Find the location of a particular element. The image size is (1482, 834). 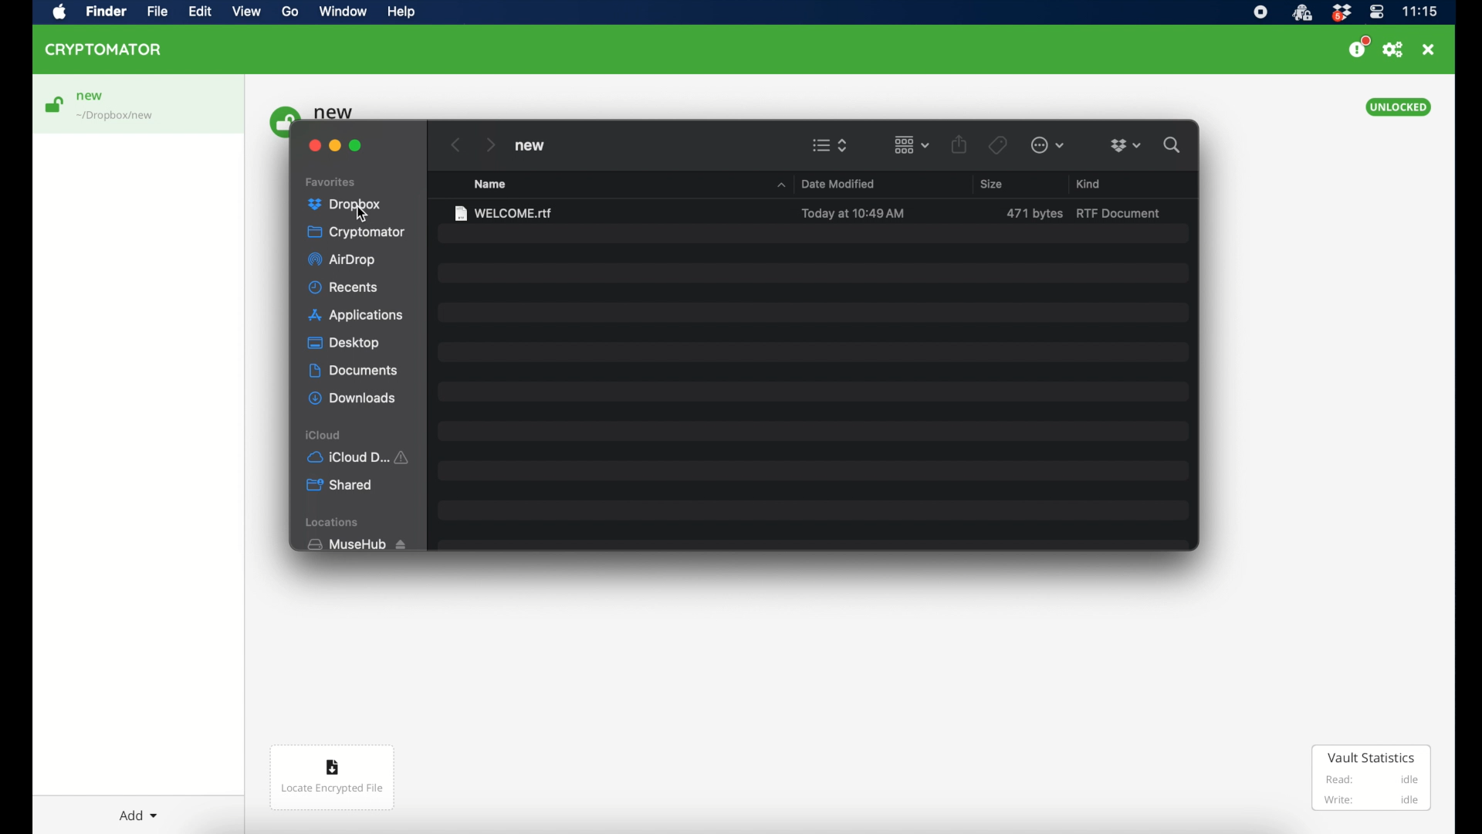

date modified is located at coordinates (838, 185).